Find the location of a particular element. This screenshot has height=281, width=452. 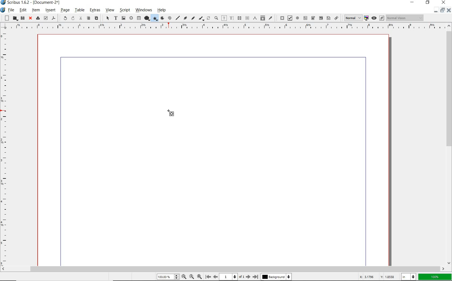

ruler is located at coordinates (5, 148).